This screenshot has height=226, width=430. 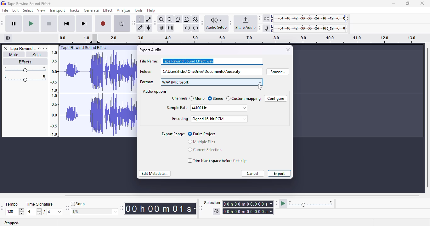 I want to click on effects, so click(x=25, y=62).